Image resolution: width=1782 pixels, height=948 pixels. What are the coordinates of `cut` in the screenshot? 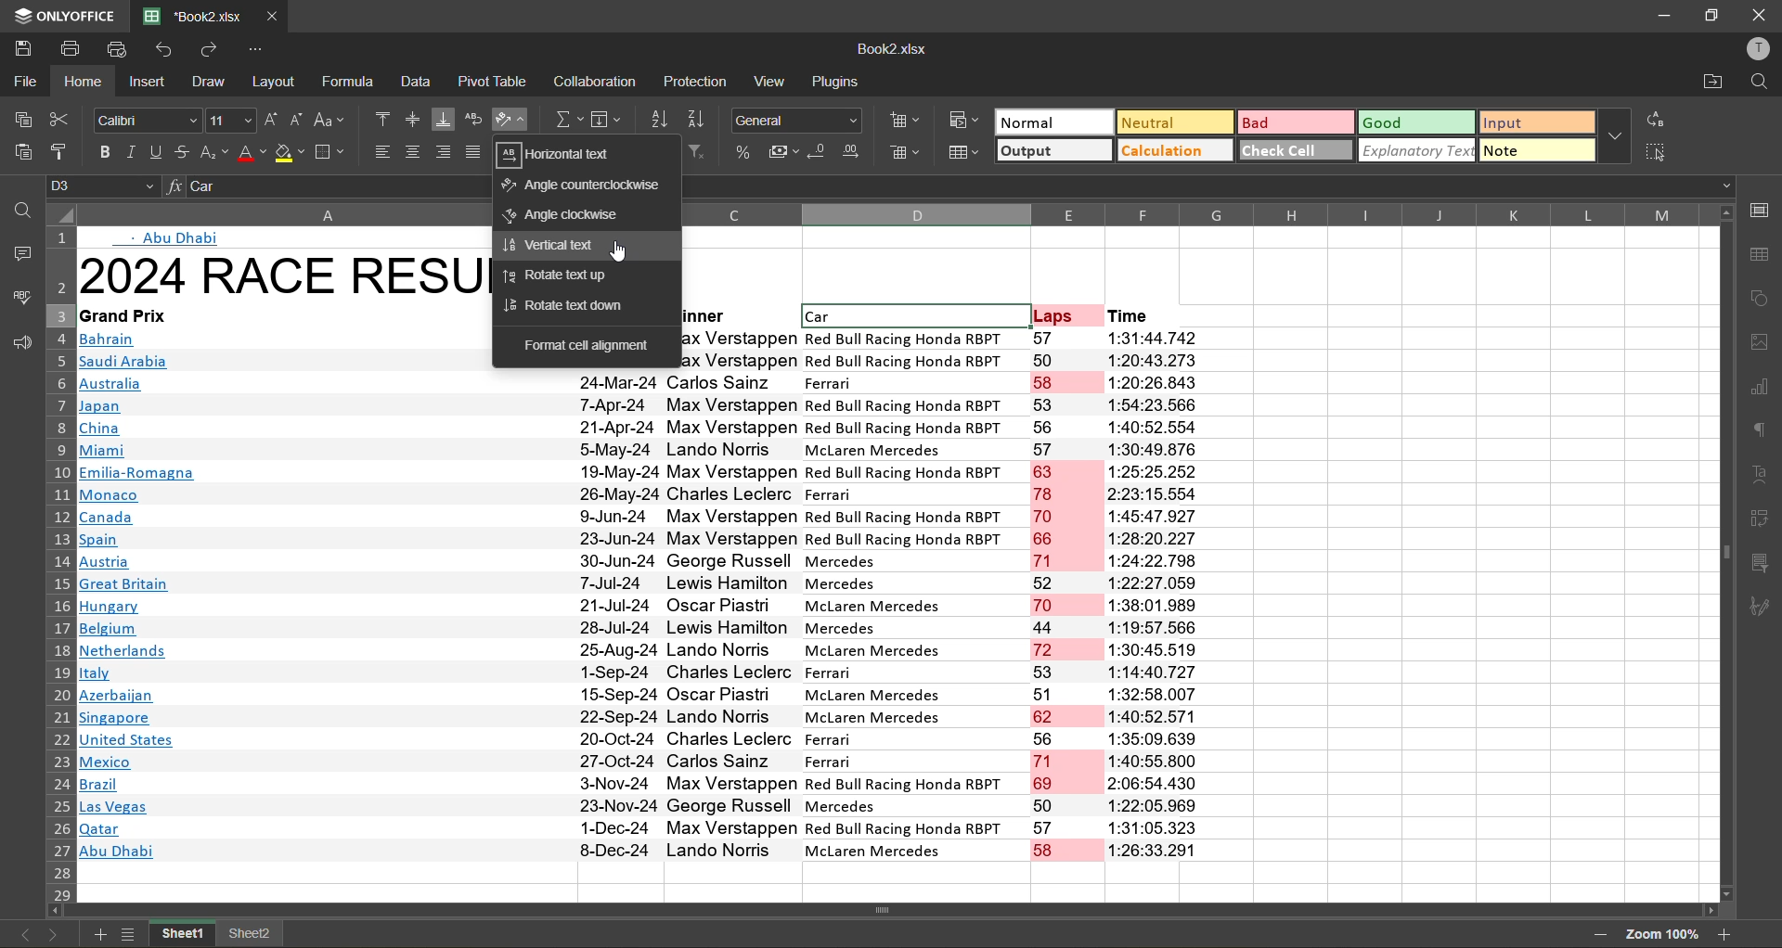 It's located at (62, 122).